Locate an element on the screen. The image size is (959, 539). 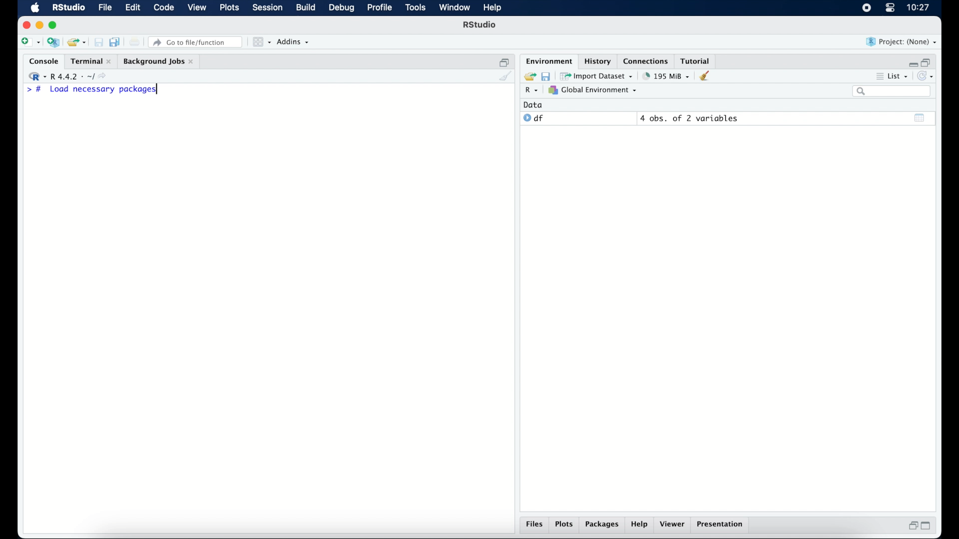
show output  window is located at coordinates (920, 117).